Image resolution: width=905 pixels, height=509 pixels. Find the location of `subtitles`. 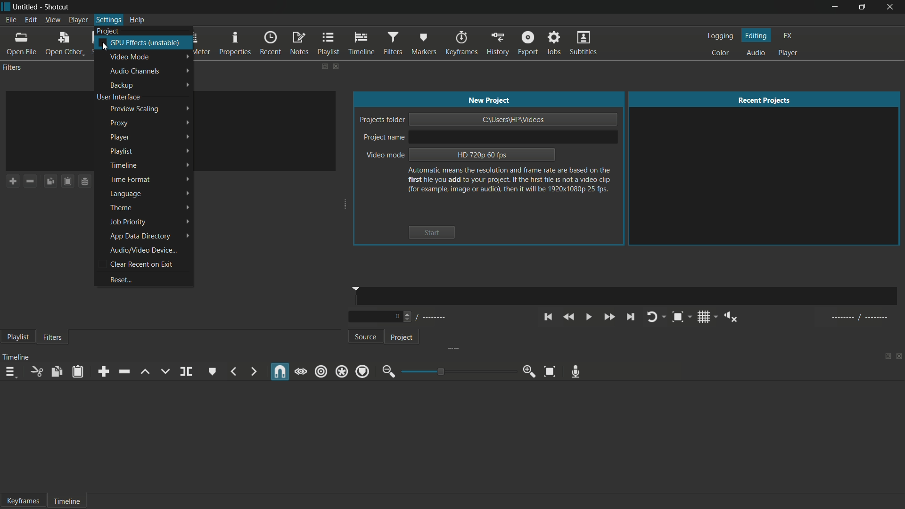

subtitles is located at coordinates (583, 42).